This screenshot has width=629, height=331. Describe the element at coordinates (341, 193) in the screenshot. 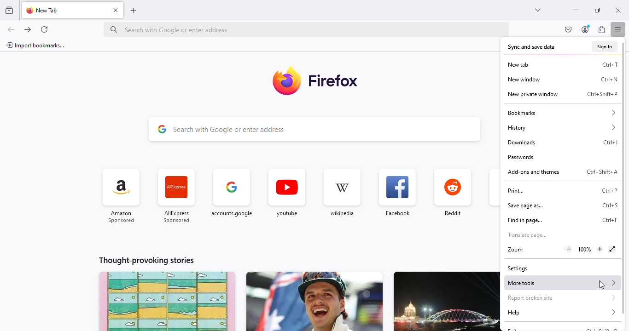

I see `wikipedia` at that location.